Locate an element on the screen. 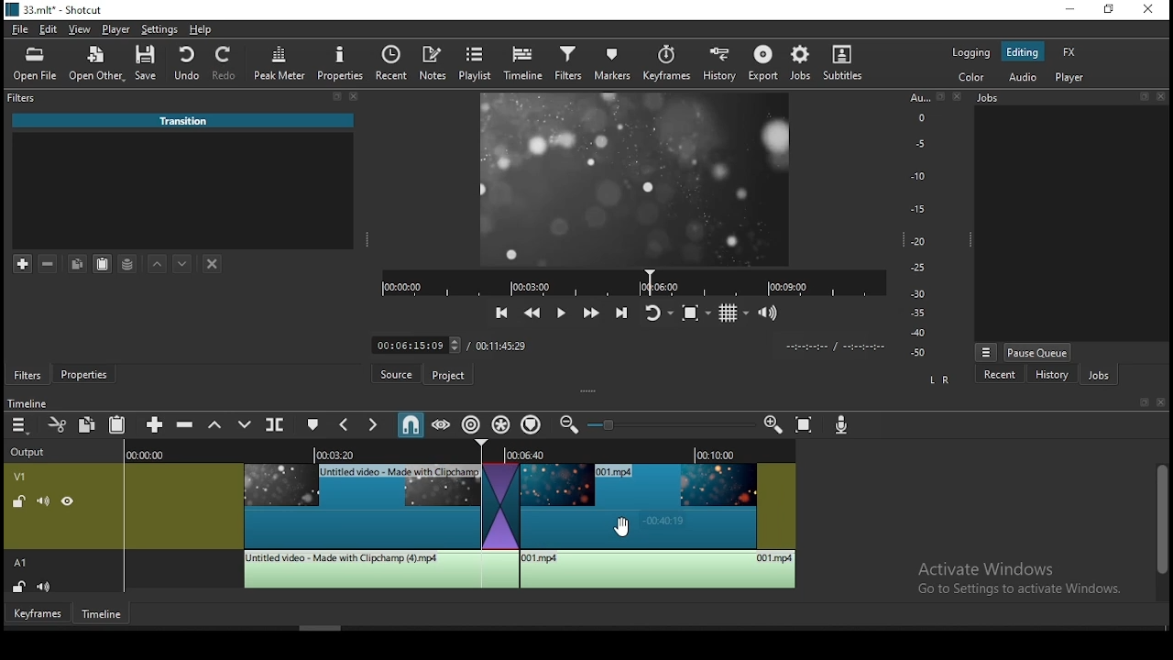  notes is located at coordinates (430, 61).